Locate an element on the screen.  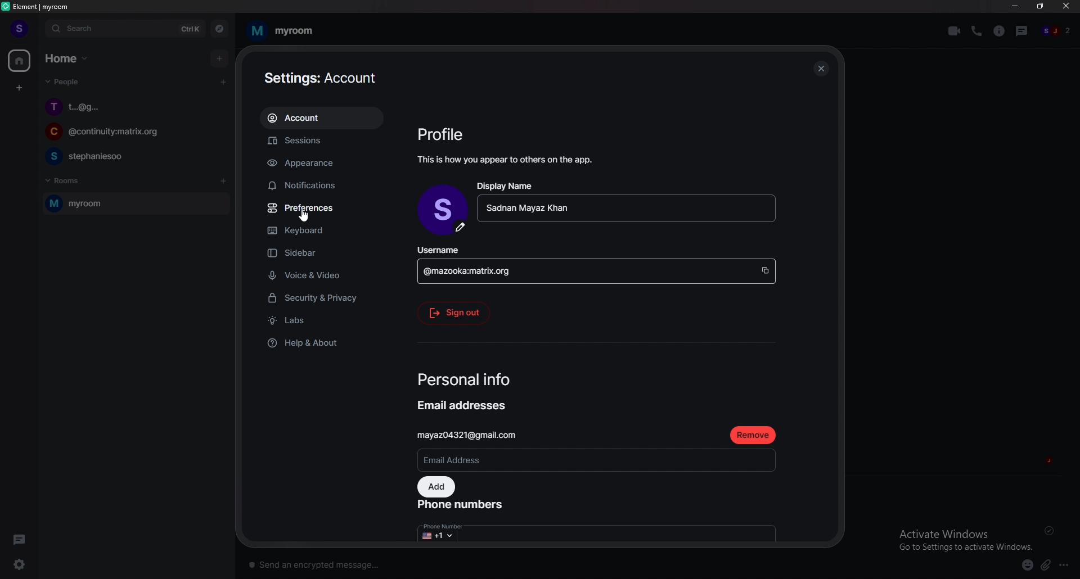
chat is located at coordinates (133, 156).